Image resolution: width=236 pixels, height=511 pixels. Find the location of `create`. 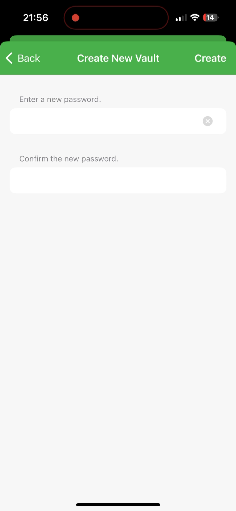

create is located at coordinates (210, 59).